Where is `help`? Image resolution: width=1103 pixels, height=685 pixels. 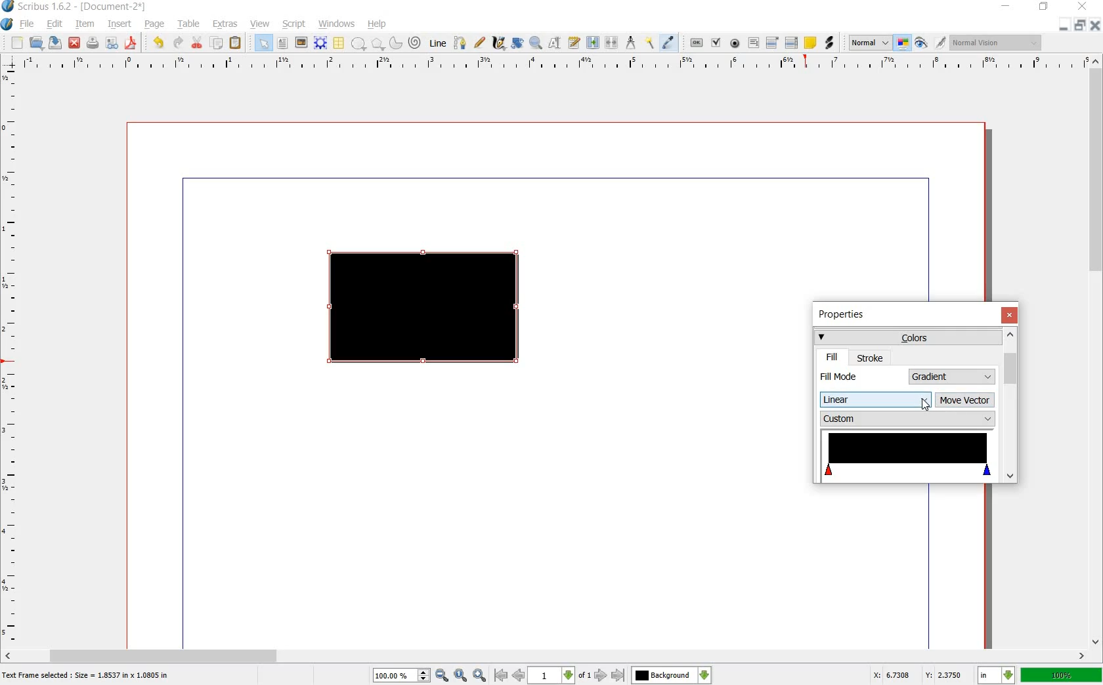 help is located at coordinates (378, 24).